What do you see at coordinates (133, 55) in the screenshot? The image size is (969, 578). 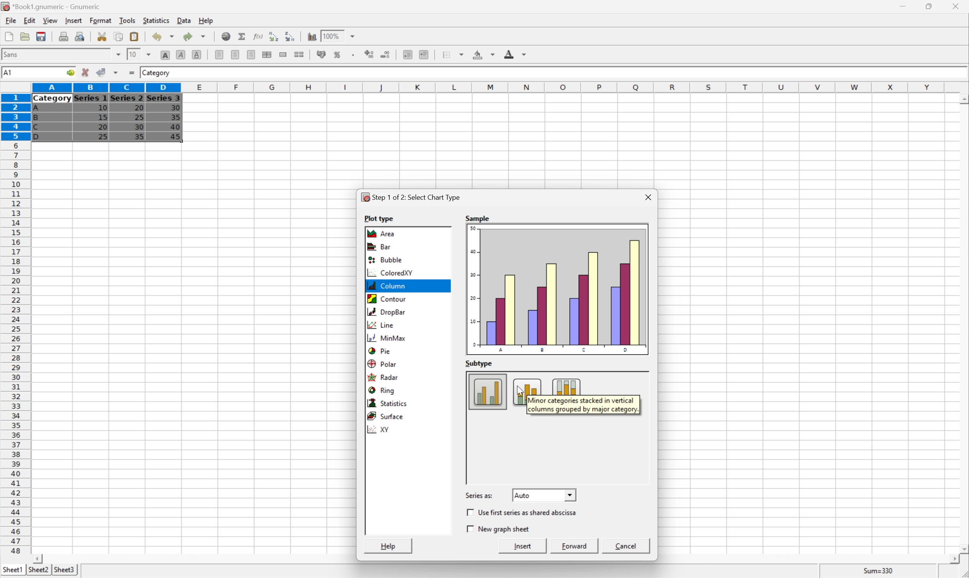 I see `10` at bounding box center [133, 55].